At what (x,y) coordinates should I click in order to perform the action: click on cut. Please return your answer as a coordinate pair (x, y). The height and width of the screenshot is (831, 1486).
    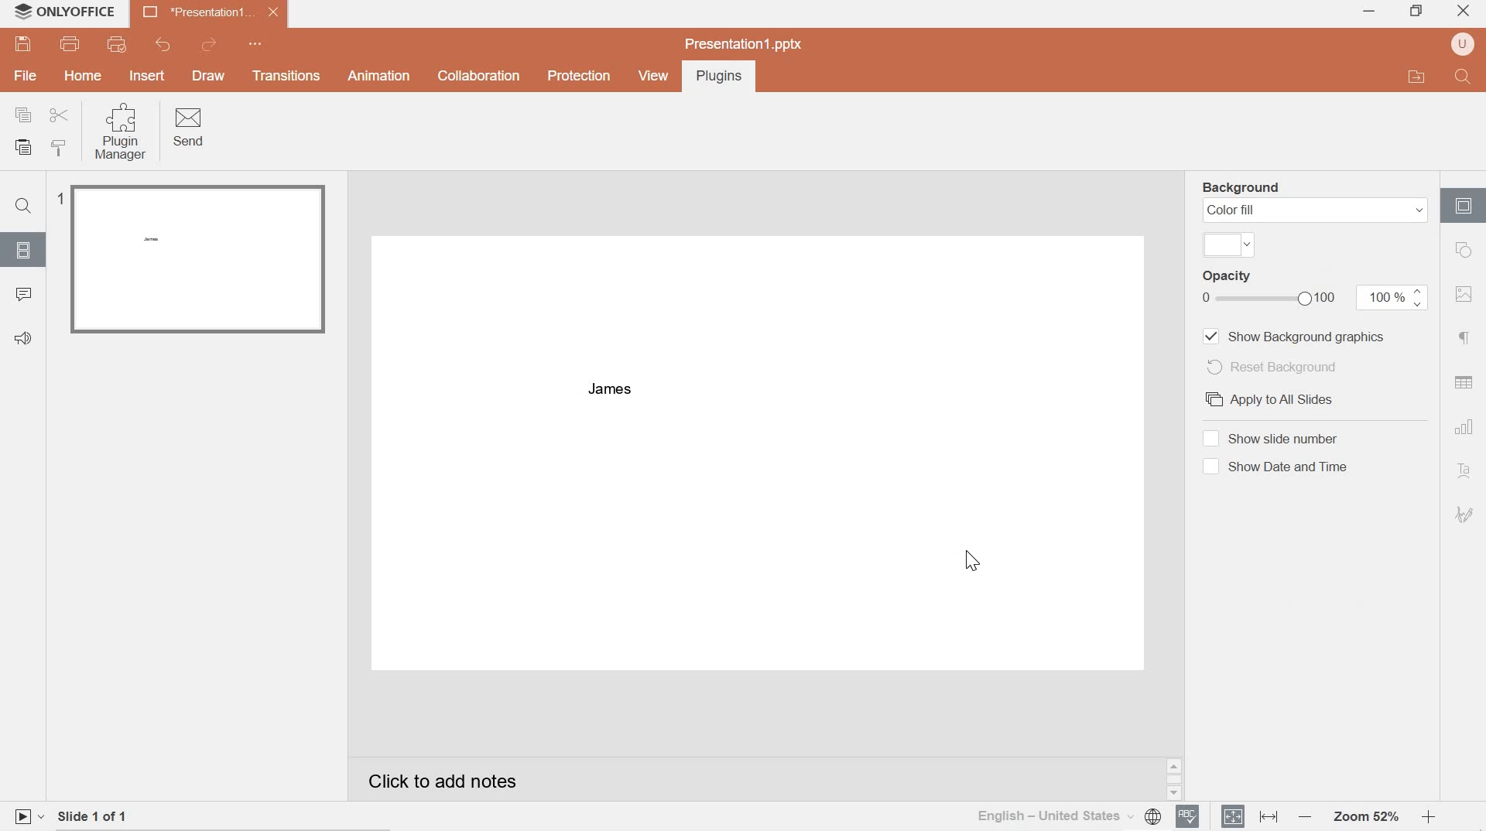
    Looking at the image, I should click on (60, 115).